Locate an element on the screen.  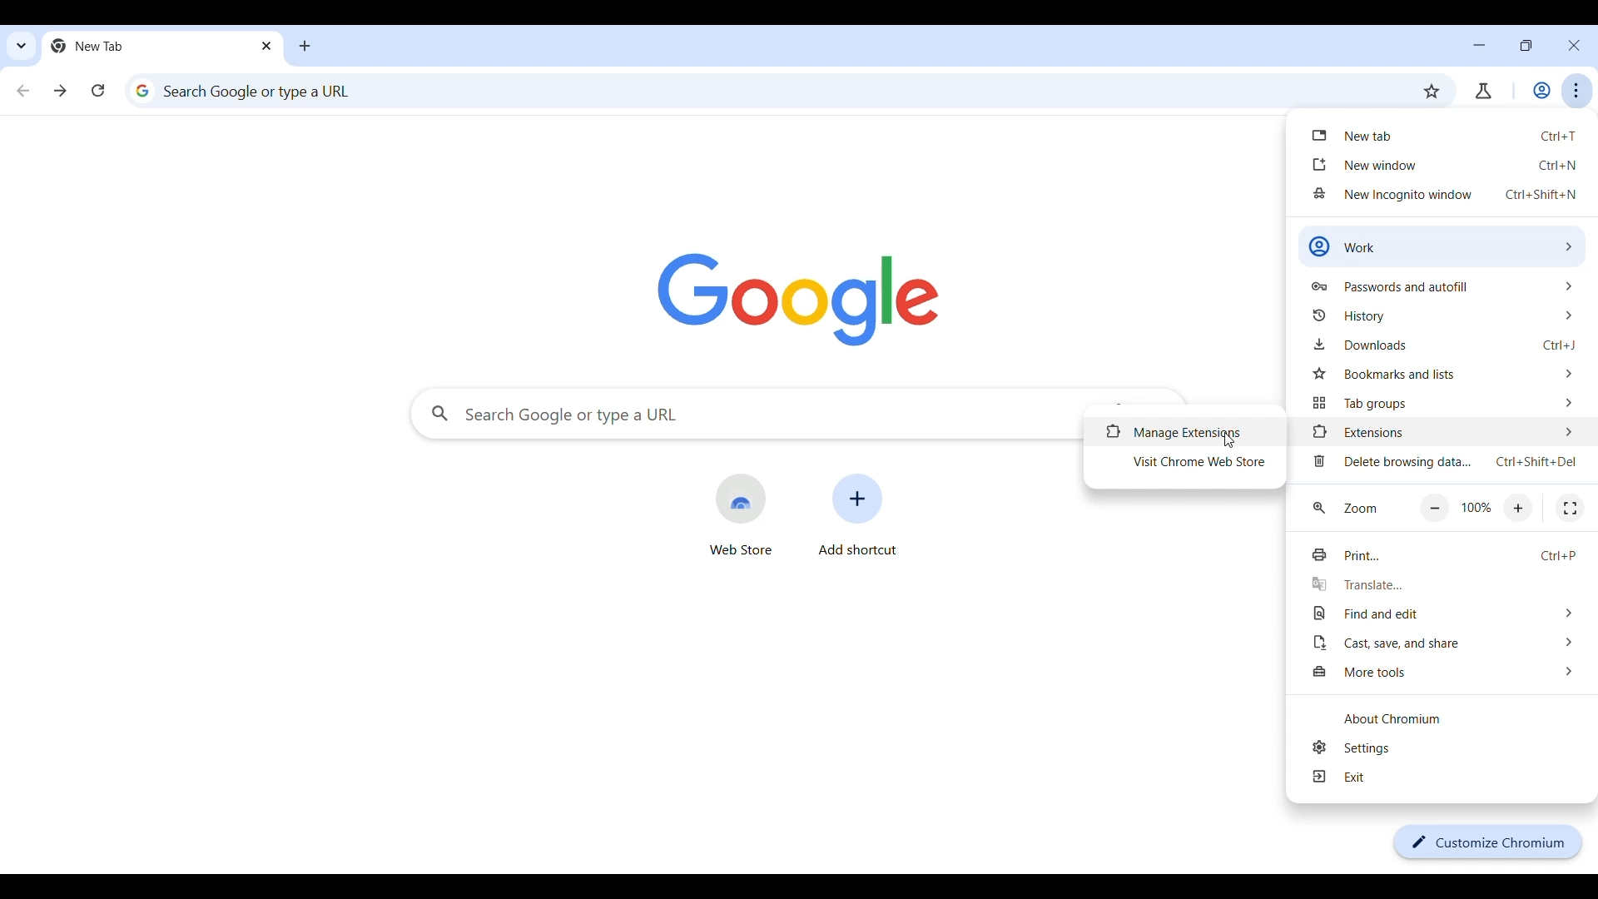
Open new tab is located at coordinates (1440, 134).